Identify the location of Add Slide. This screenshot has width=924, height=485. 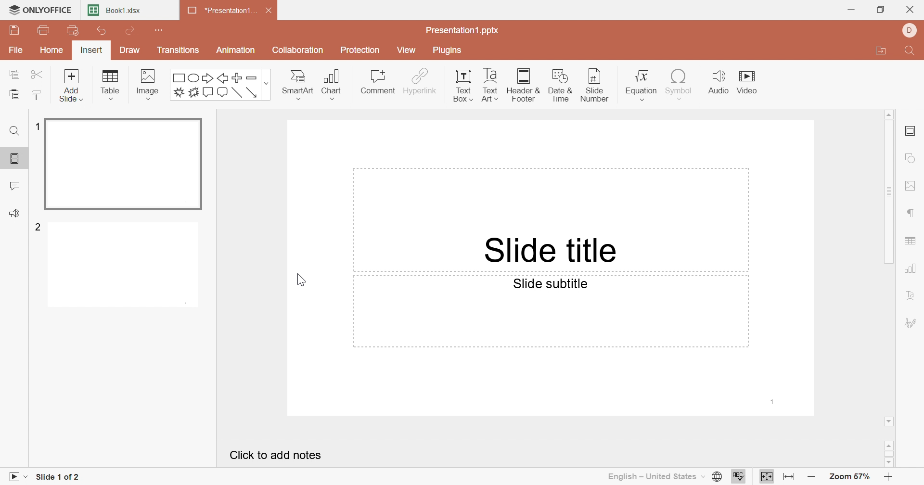
(71, 85).